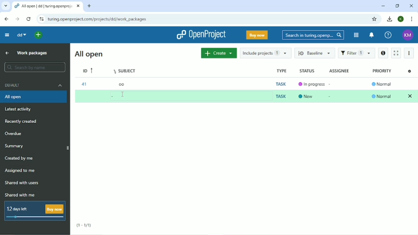 The image size is (418, 235). I want to click on Search tabs, so click(5, 6).